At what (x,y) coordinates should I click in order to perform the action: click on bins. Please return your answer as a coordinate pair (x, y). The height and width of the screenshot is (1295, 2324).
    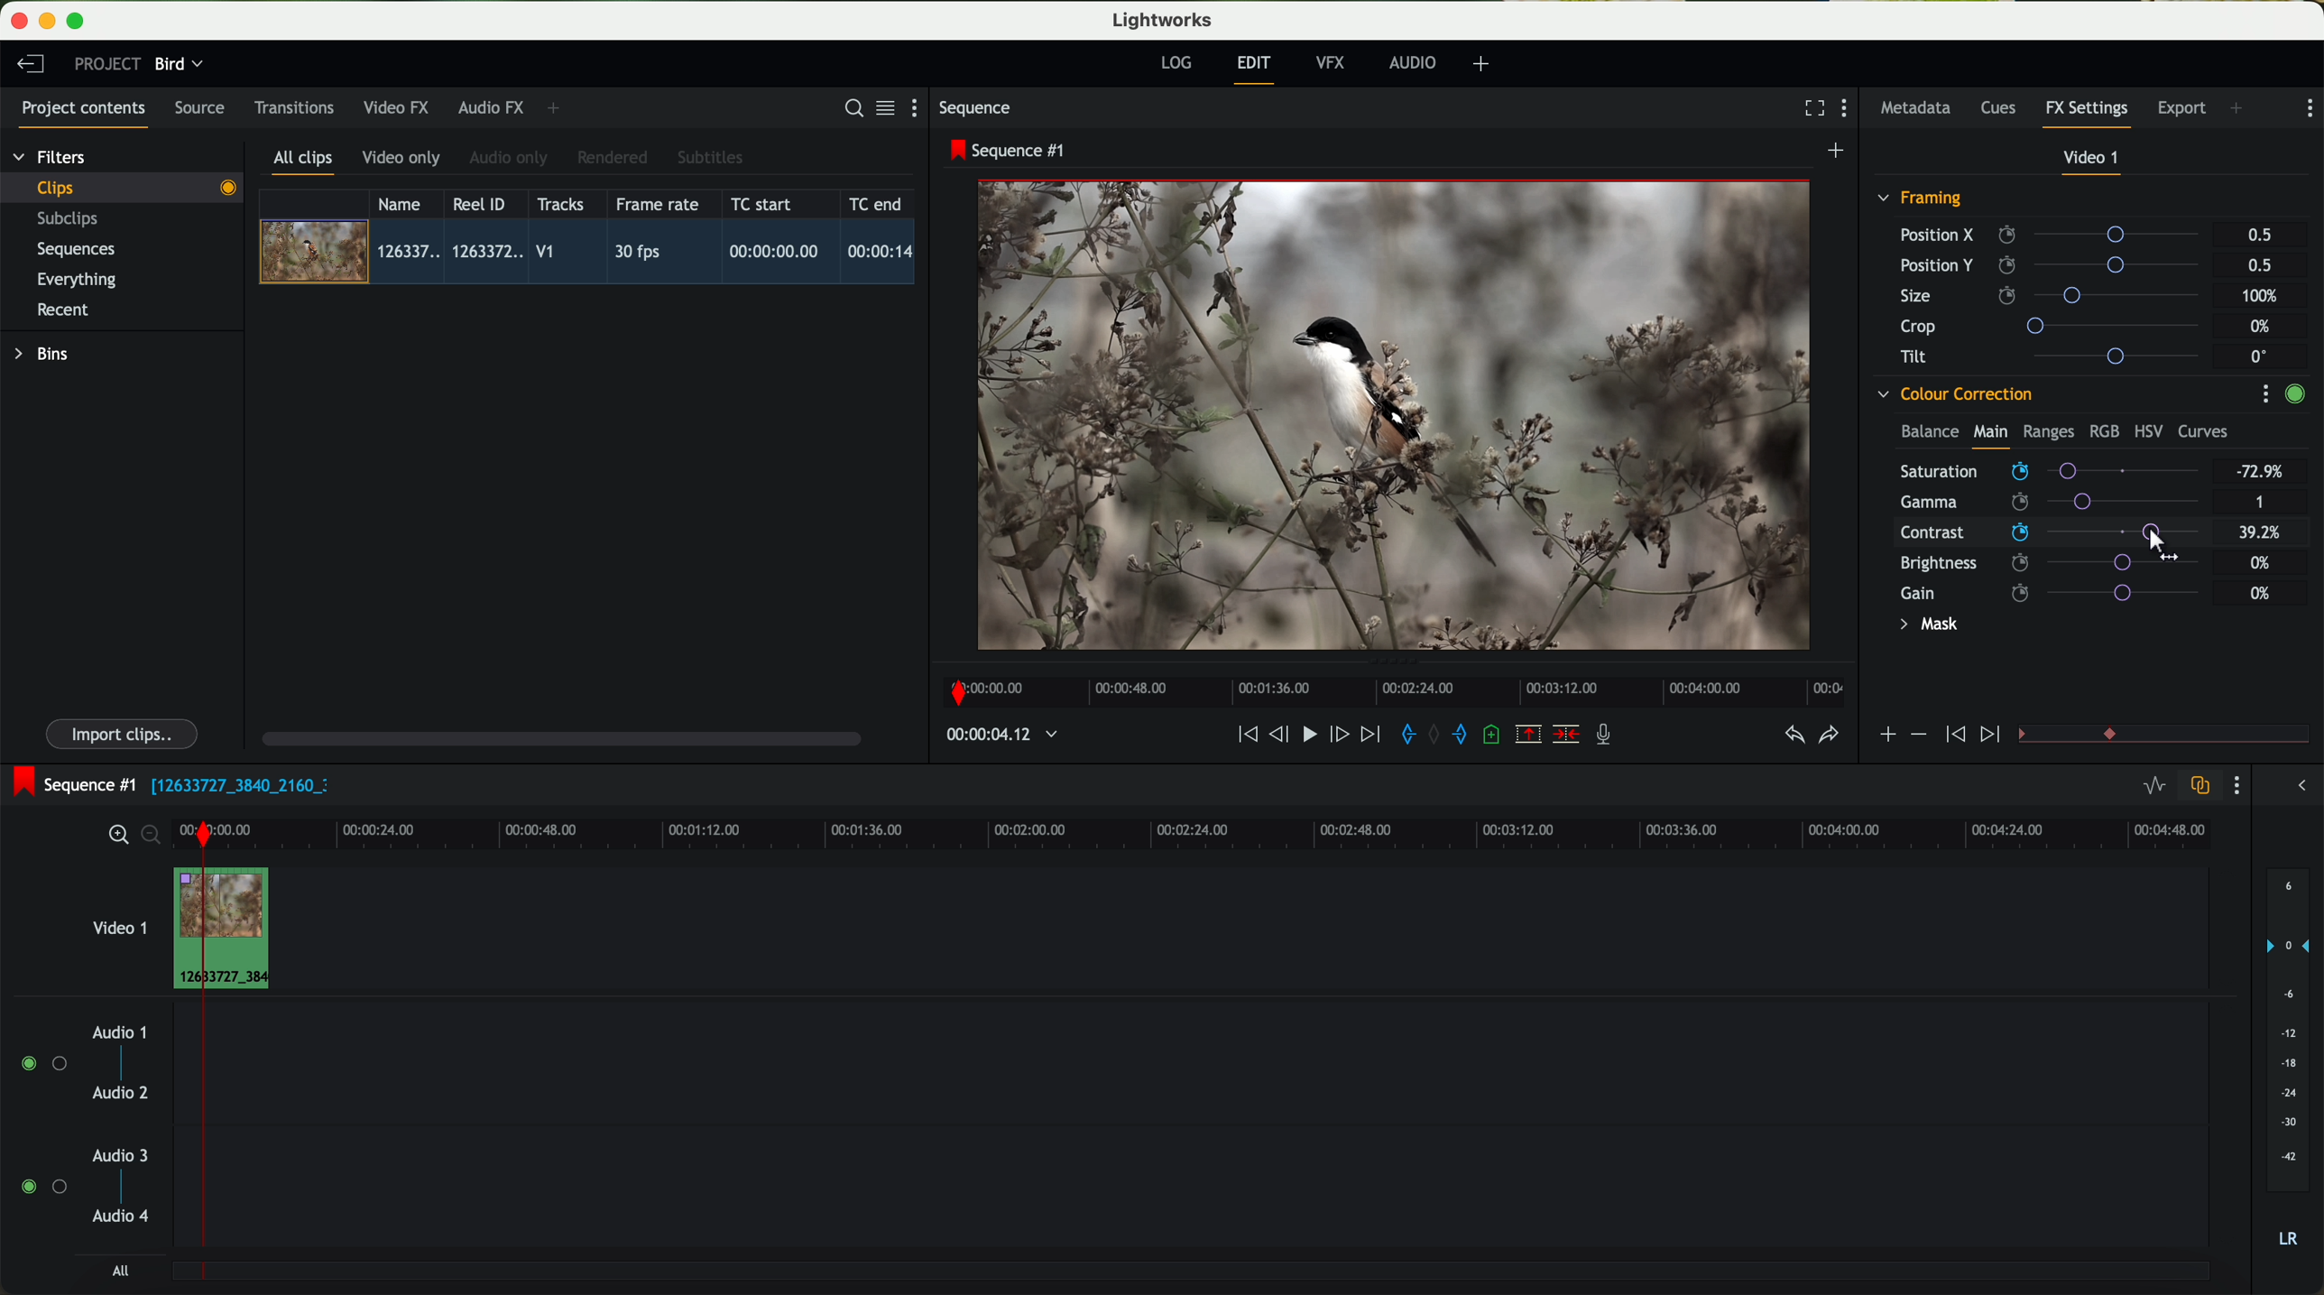
    Looking at the image, I should click on (44, 355).